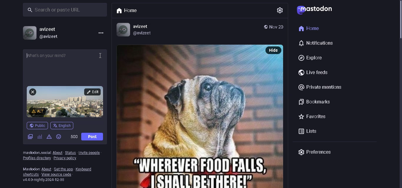  I want to click on public post, so click(265, 26).